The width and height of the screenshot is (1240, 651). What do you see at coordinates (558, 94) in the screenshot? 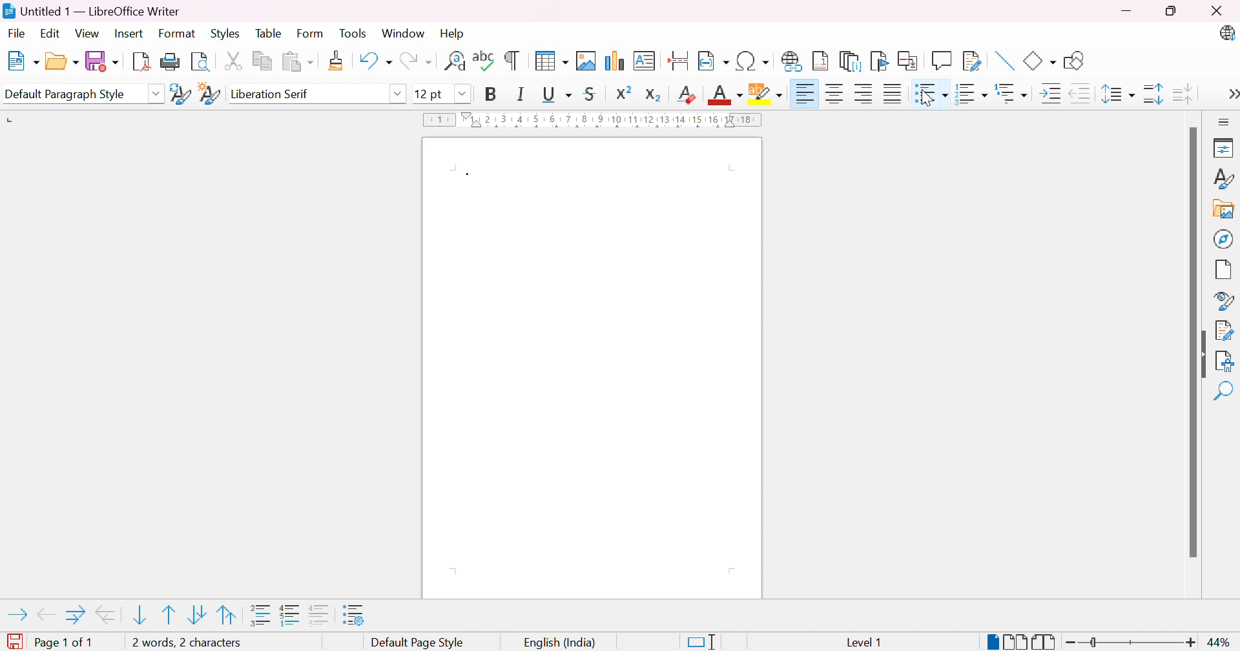
I see `Underline` at bounding box center [558, 94].